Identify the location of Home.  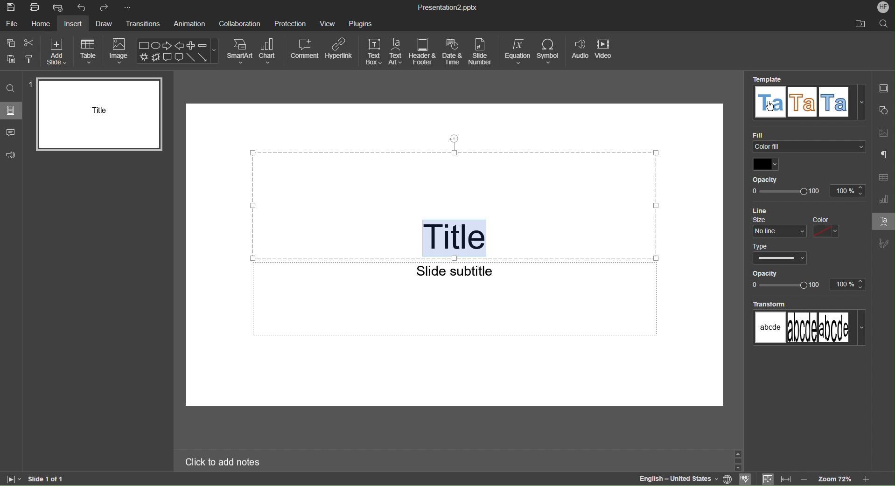
(41, 24).